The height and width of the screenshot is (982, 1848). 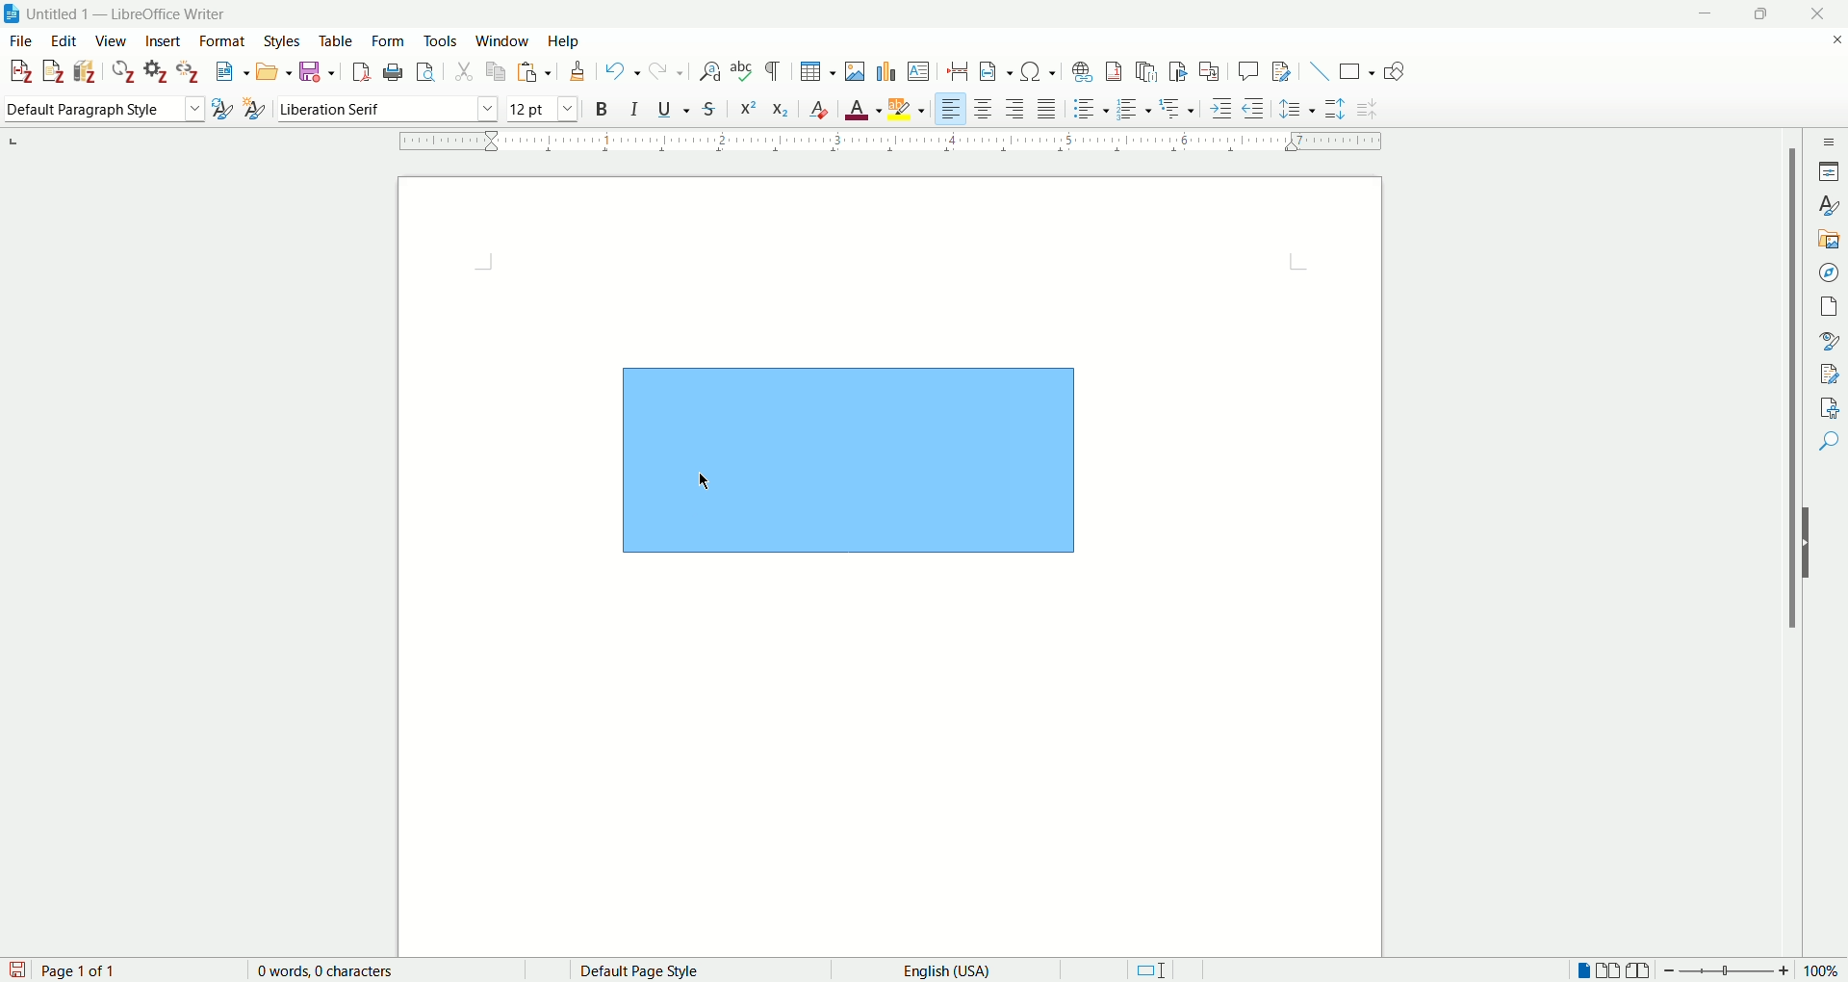 I want to click on properties, so click(x=1826, y=171).